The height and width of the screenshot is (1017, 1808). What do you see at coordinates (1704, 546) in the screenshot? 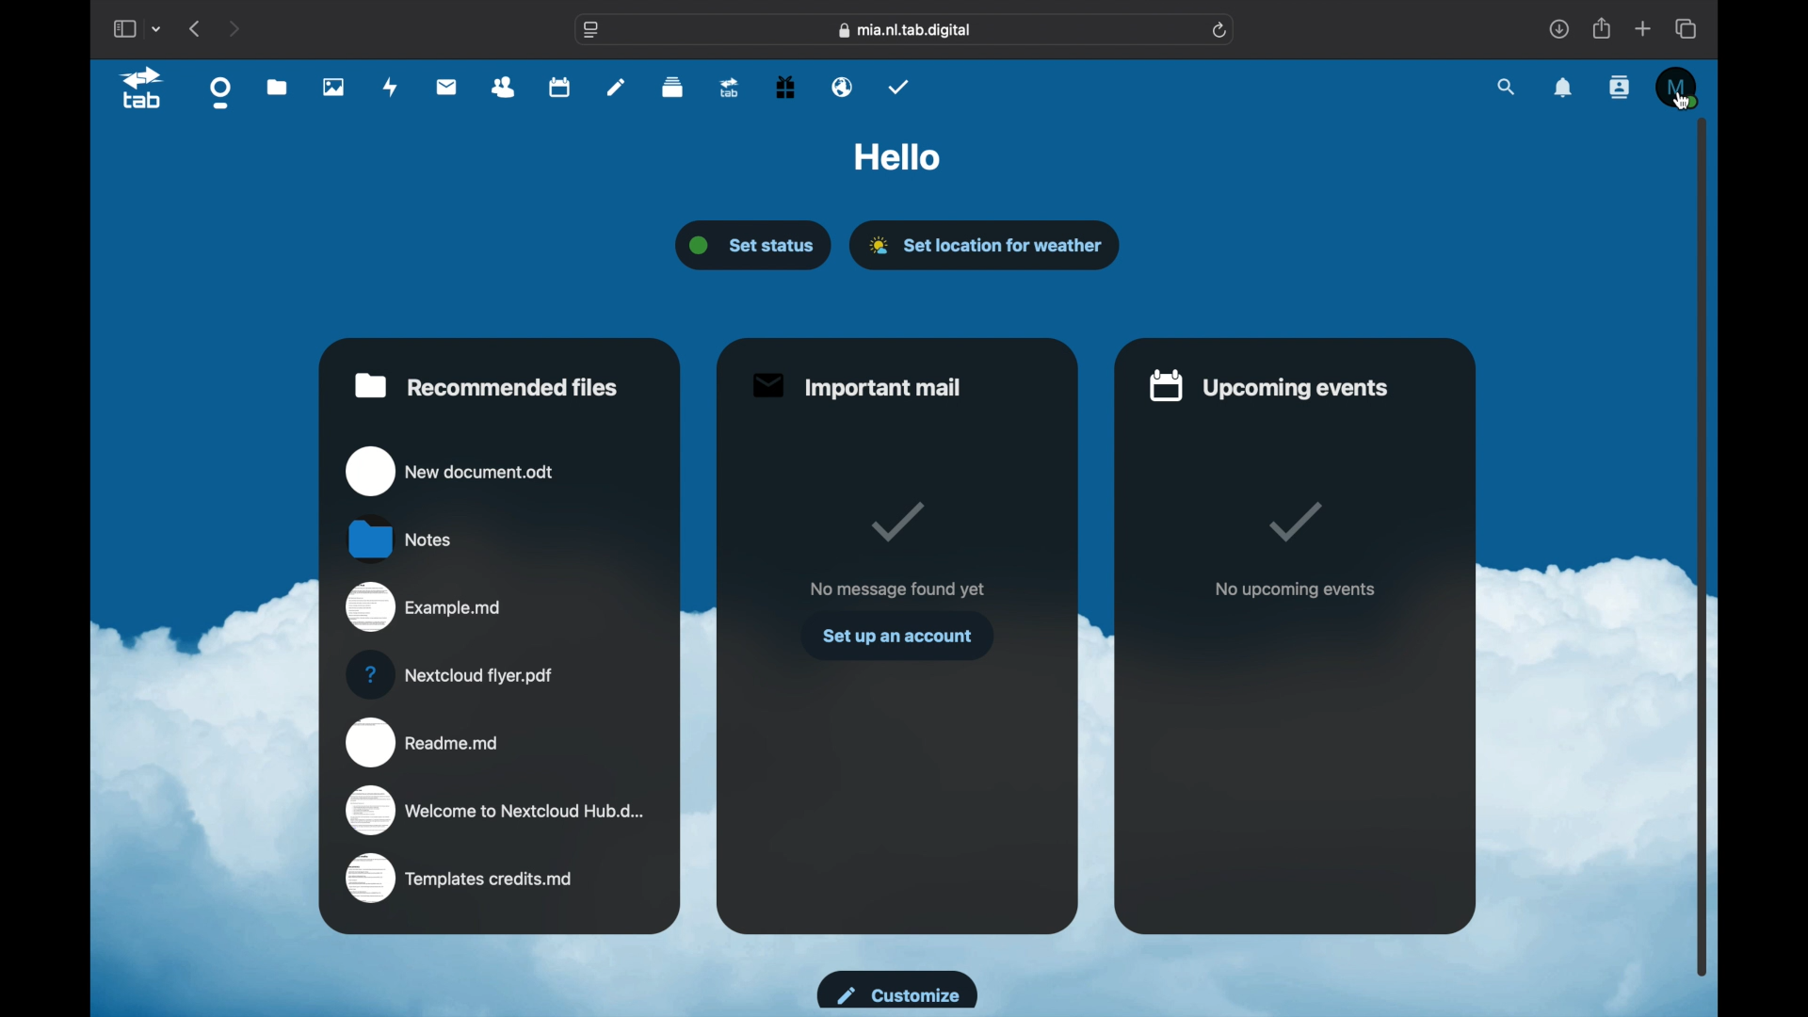
I see `scroll box` at bounding box center [1704, 546].